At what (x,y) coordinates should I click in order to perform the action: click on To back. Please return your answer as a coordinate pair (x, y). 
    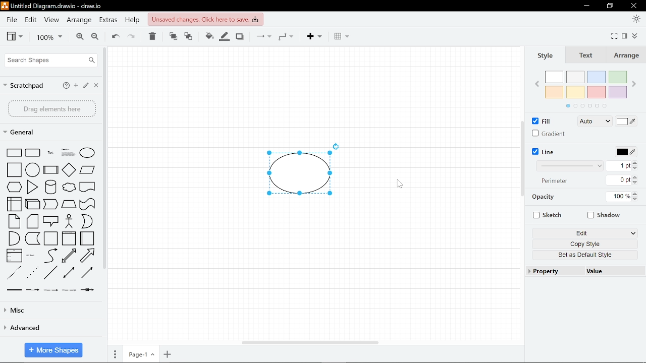
    Looking at the image, I should click on (189, 36).